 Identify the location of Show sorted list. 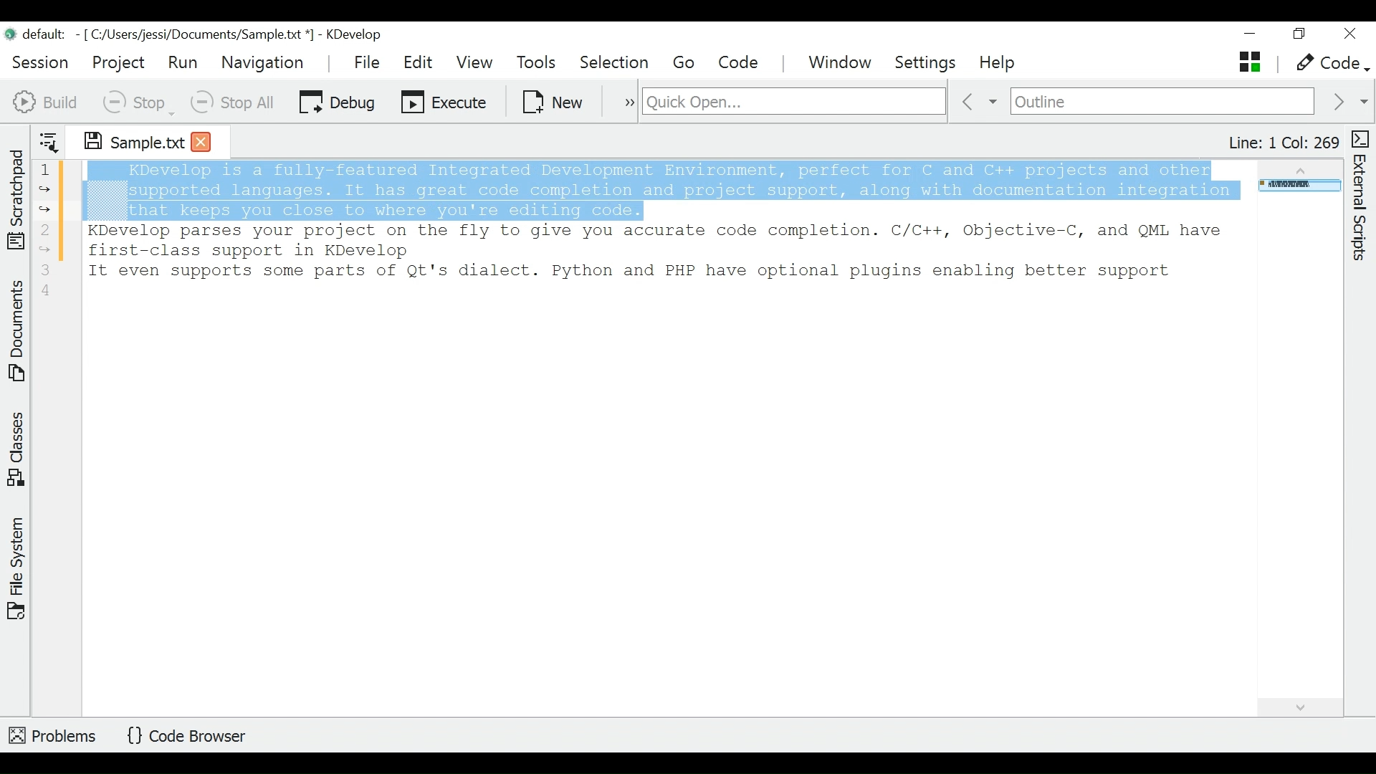
(49, 139).